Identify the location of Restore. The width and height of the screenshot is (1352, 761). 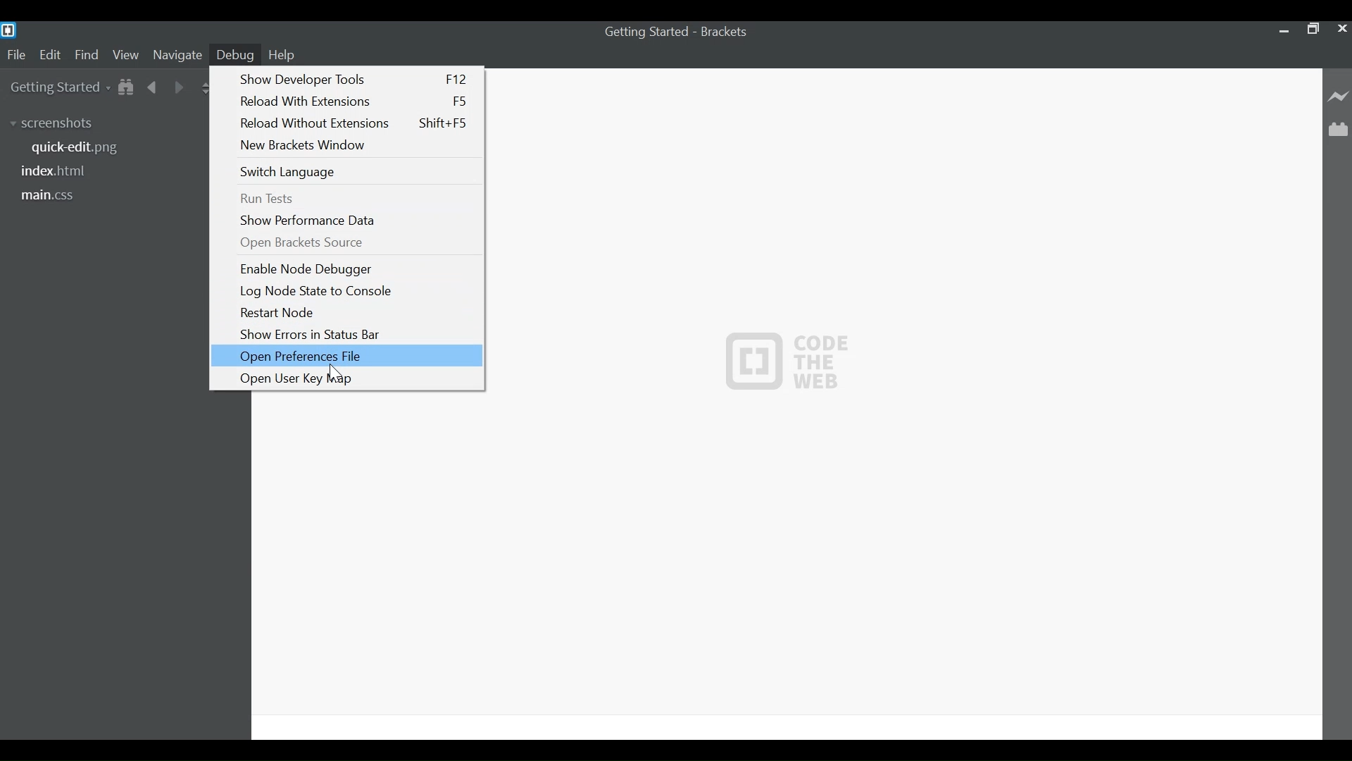
(1313, 28).